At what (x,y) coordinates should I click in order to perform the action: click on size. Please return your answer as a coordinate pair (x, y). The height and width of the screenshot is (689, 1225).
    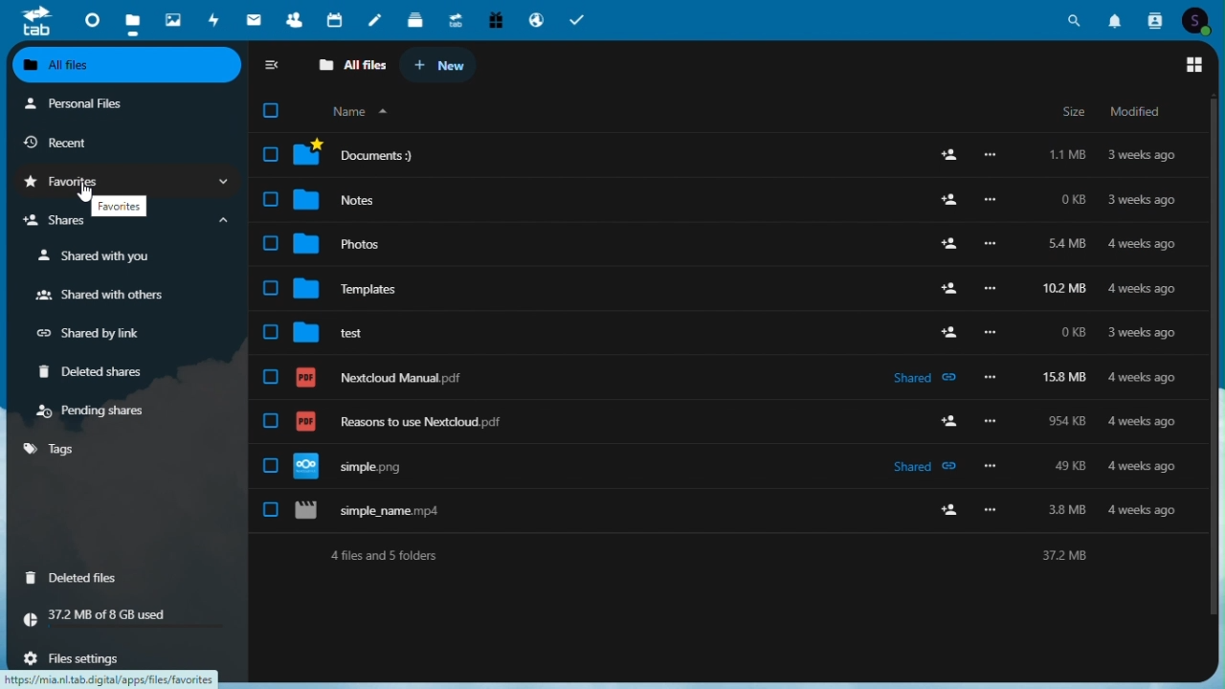
    Looking at the image, I should click on (1074, 110).